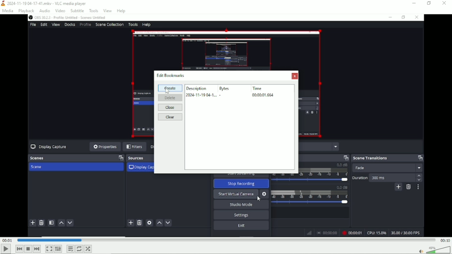  I want to click on Minimize, so click(414, 3).